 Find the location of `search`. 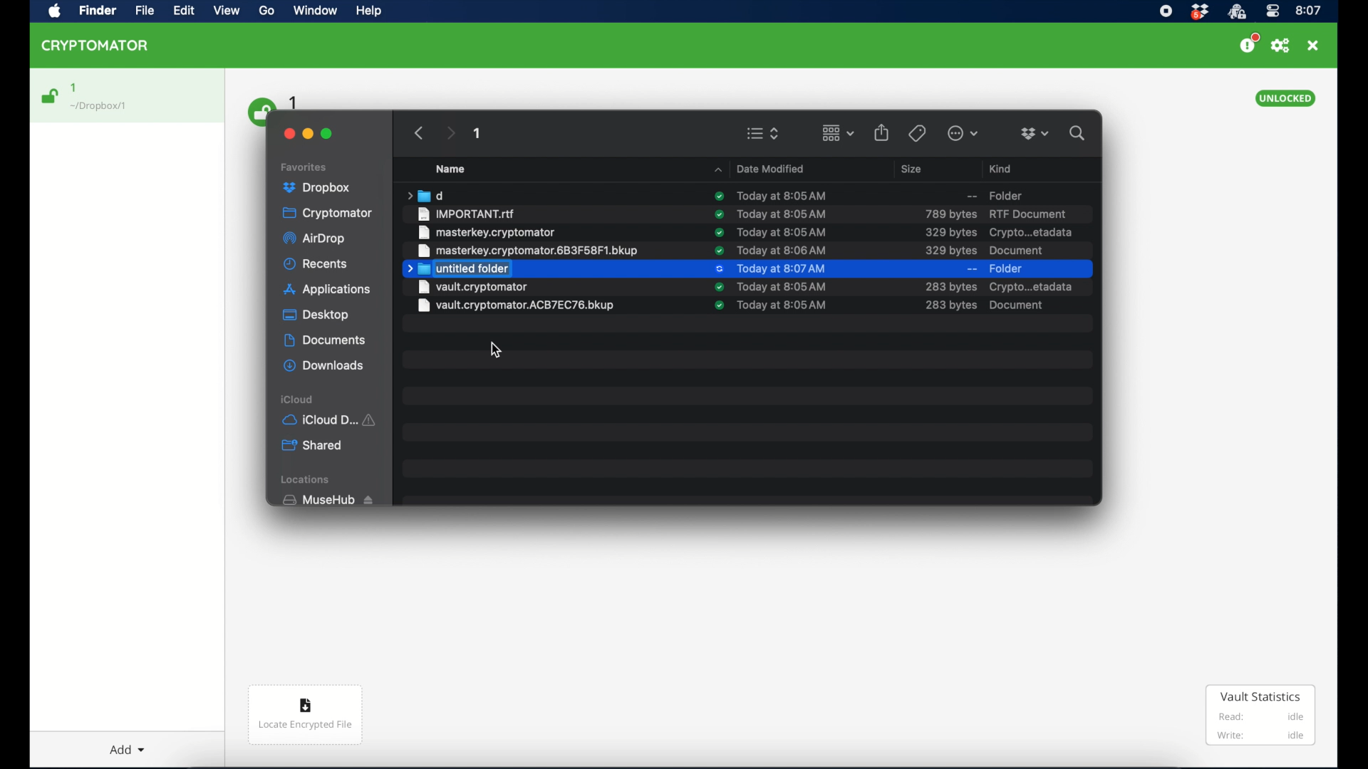

search is located at coordinates (1077, 131).